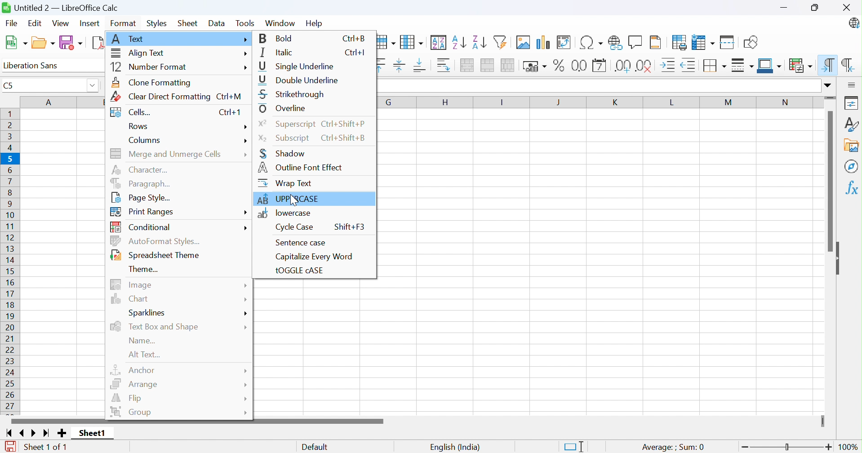  What do you see at coordinates (149, 65) in the screenshot?
I see `Number format` at bounding box center [149, 65].